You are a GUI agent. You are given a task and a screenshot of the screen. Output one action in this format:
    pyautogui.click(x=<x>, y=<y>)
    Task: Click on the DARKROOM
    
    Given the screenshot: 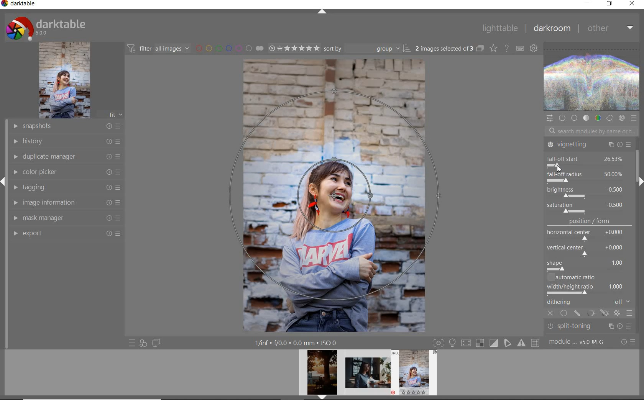 What is the action you would take?
    pyautogui.click(x=552, y=28)
    